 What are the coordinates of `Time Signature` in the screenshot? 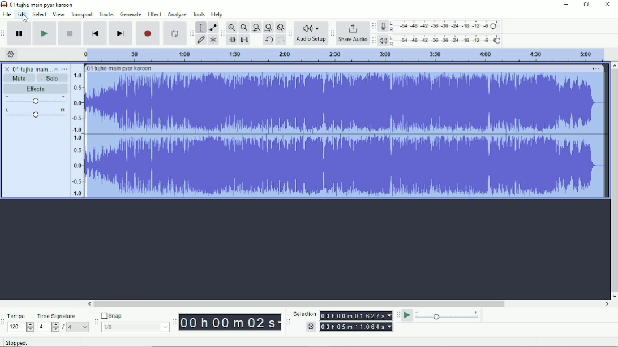 It's located at (57, 316).